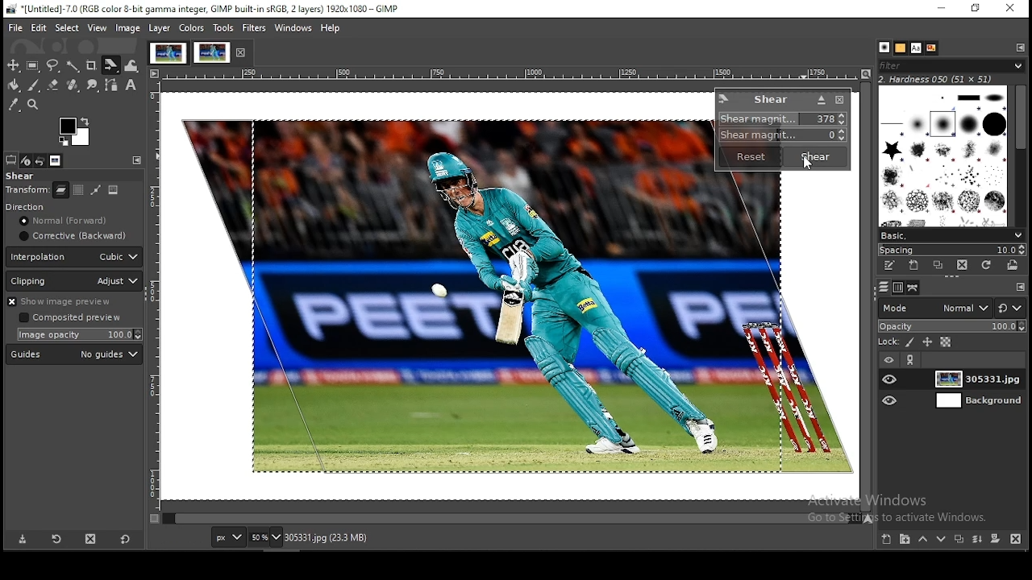 The image size is (1032, 580). I want to click on duplicate this brush, so click(938, 265).